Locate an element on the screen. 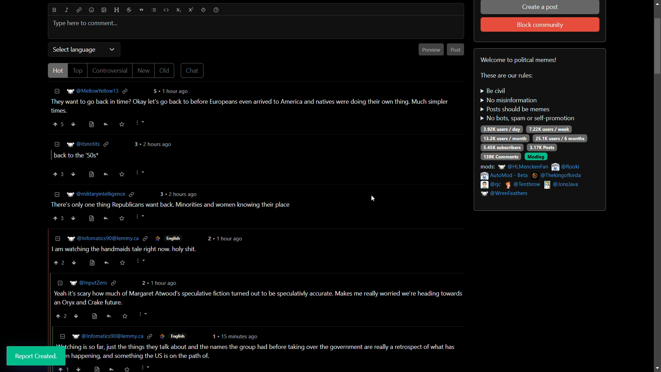 This screenshot has height=372, width=661. less information is located at coordinates (57, 144).